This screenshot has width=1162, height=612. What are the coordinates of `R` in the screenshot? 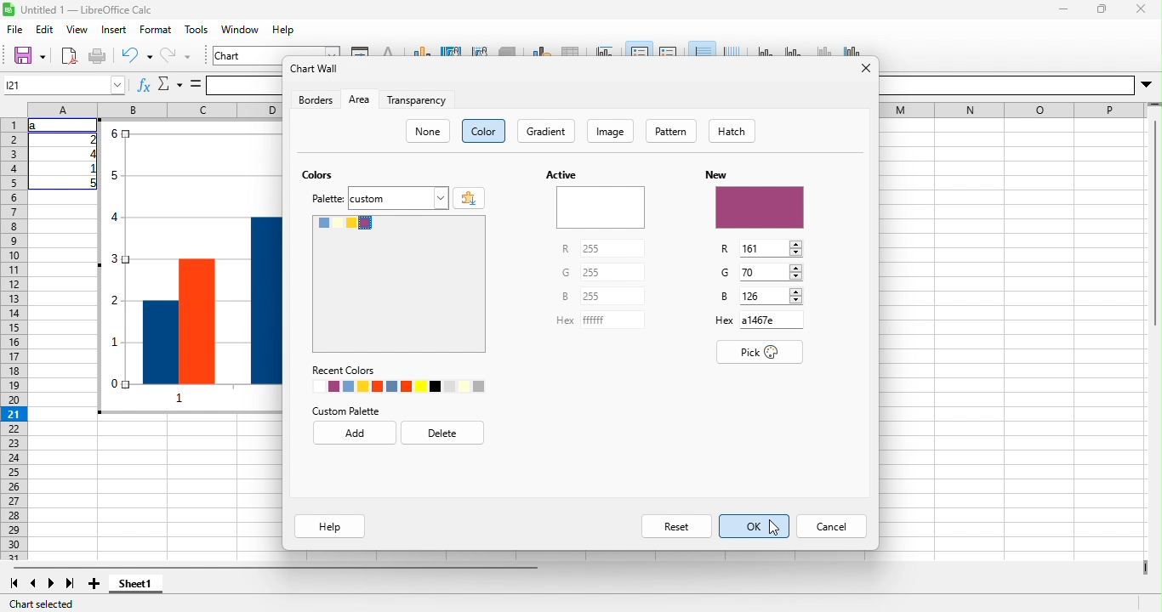 It's located at (566, 248).